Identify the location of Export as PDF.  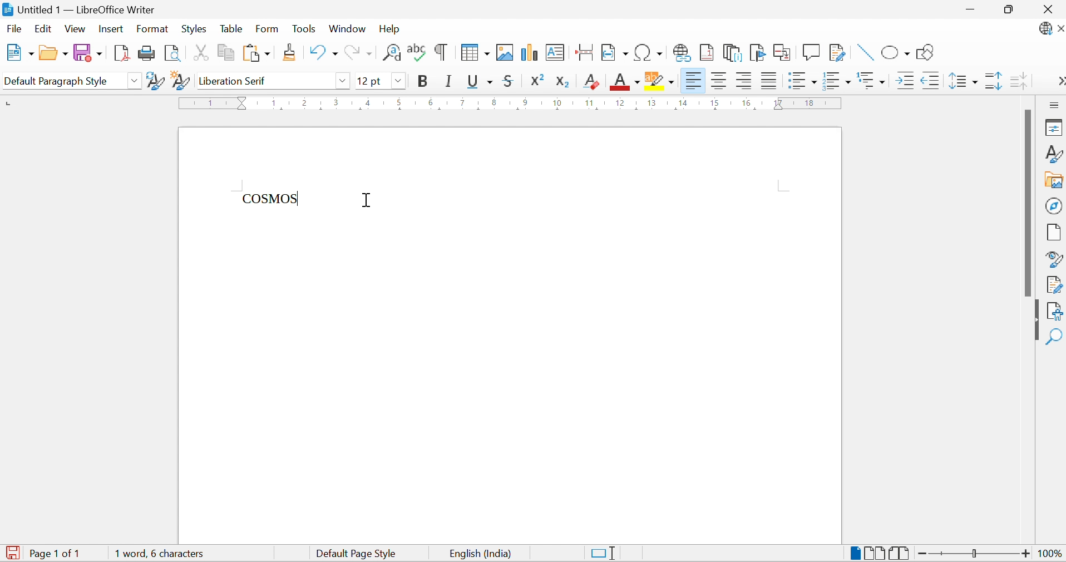
(120, 52).